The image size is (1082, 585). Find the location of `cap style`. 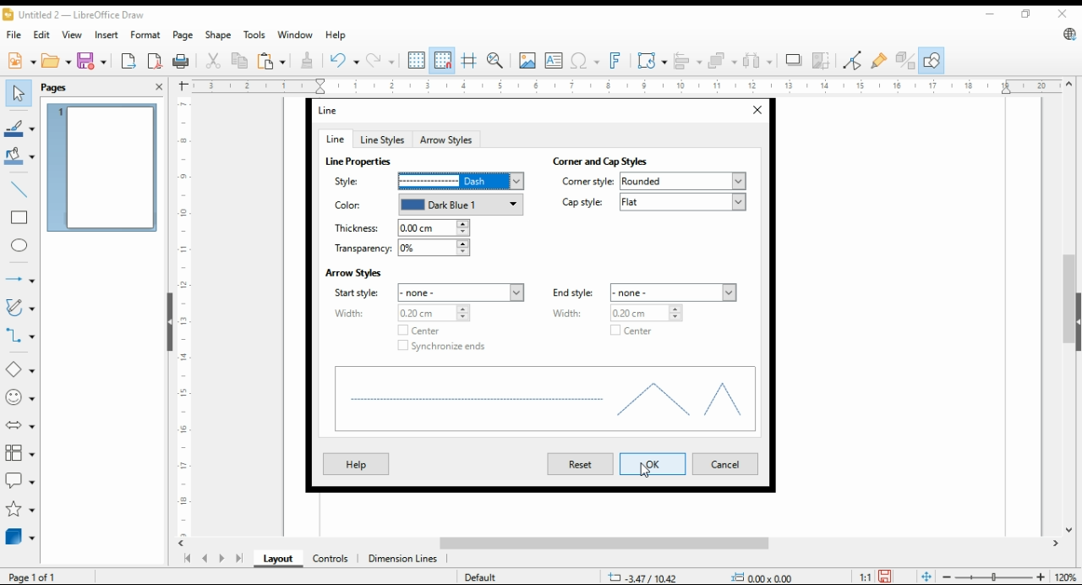

cap style is located at coordinates (653, 202).